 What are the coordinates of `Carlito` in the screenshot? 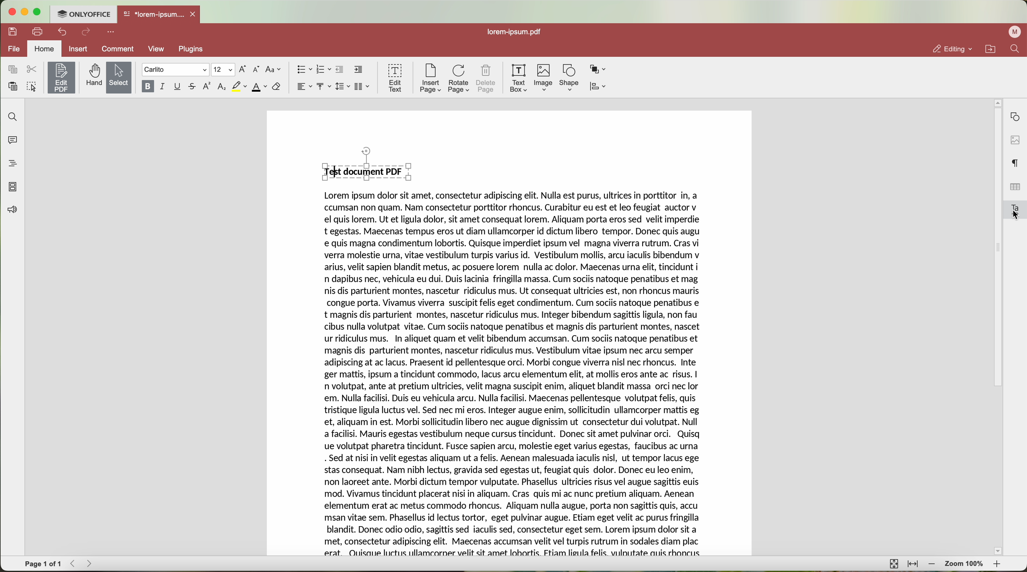 It's located at (175, 70).